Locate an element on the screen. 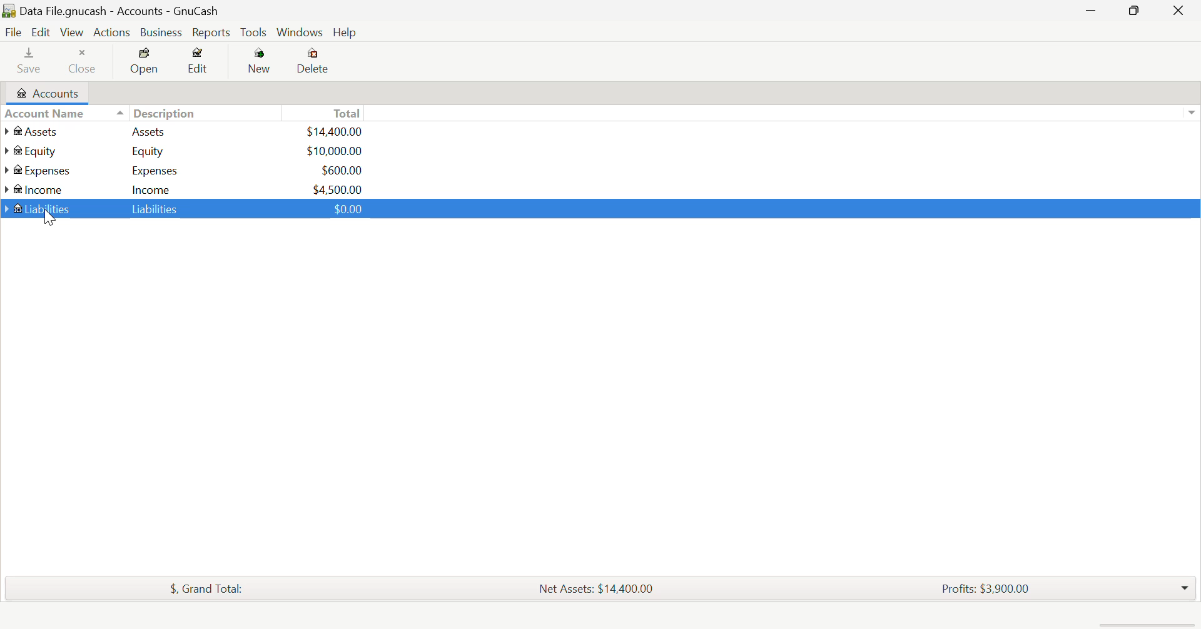 This screenshot has width=1201, height=629. Reports is located at coordinates (214, 33).